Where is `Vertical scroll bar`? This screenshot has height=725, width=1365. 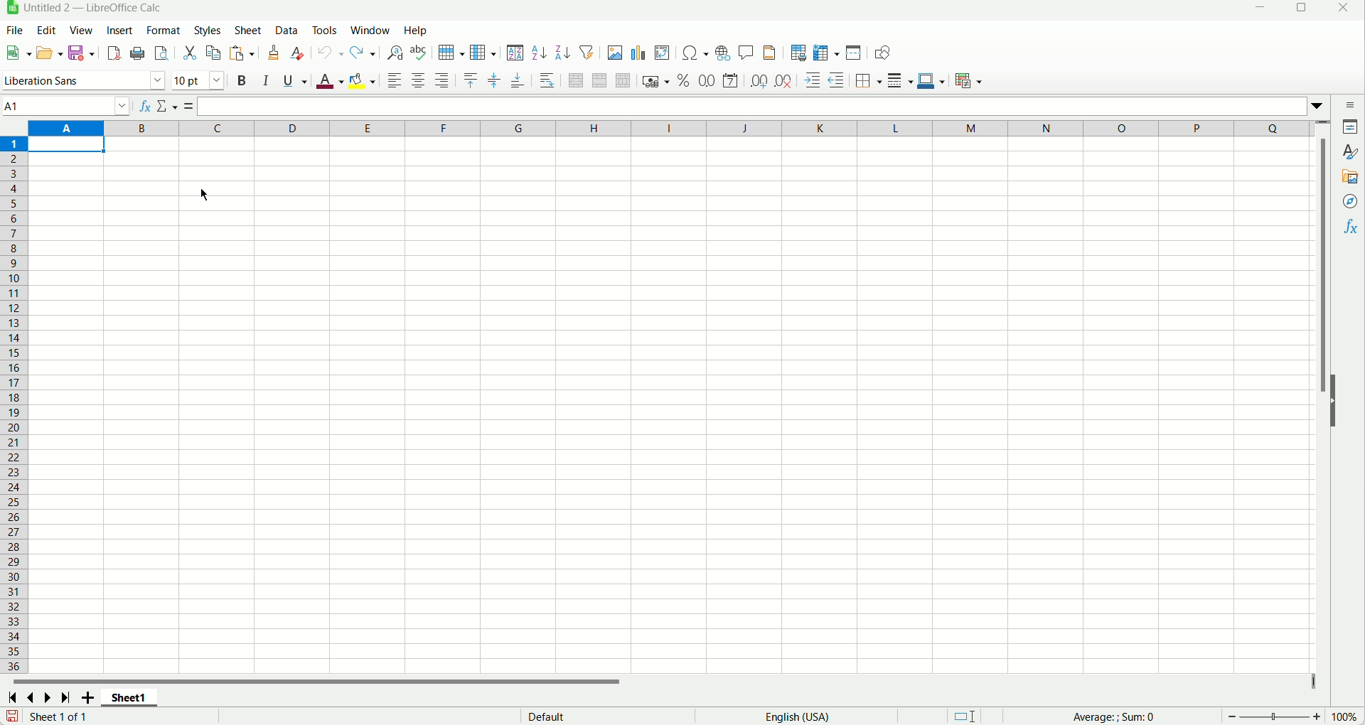 Vertical scroll bar is located at coordinates (1324, 399).